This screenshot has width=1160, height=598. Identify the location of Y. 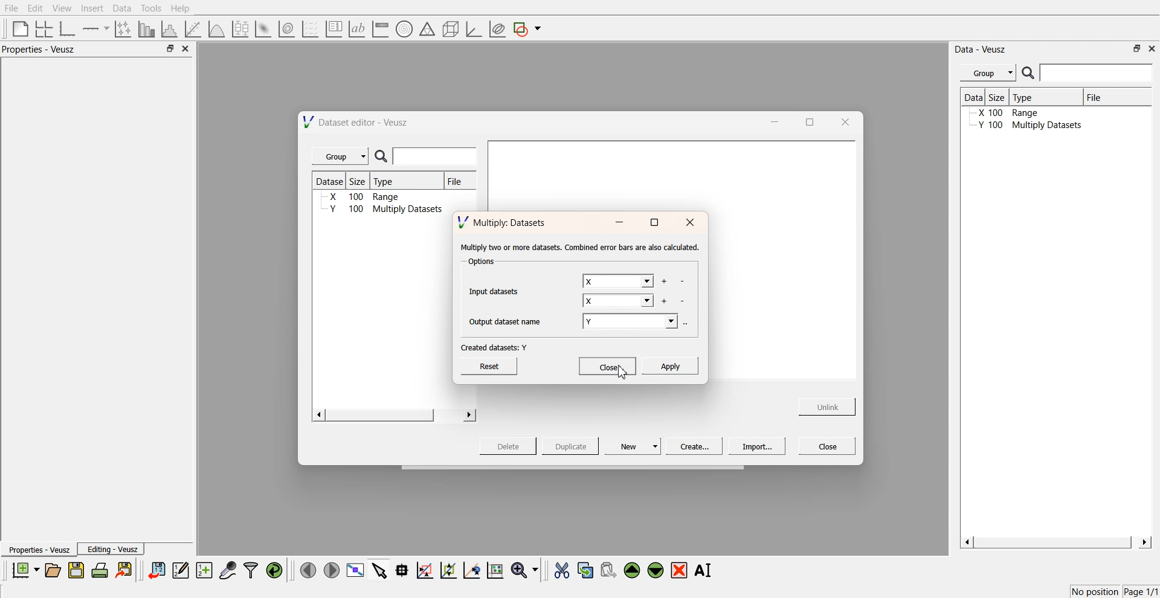
(632, 323).